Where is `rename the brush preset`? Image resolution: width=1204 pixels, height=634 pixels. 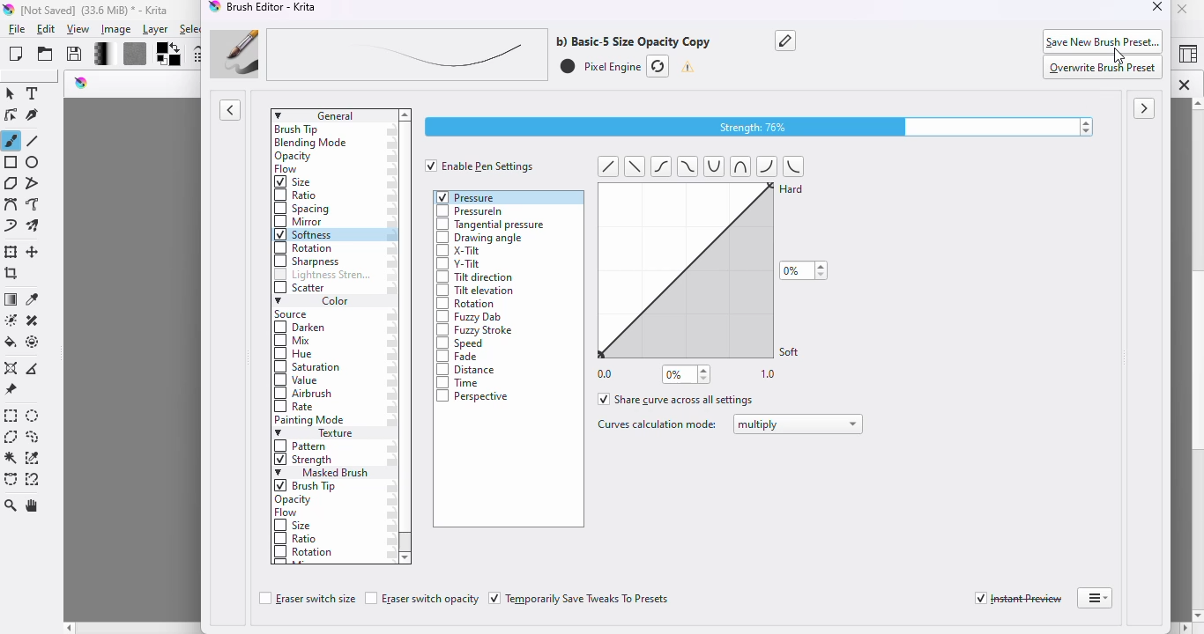
rename the brush preset is located at coordinates (786, 40).